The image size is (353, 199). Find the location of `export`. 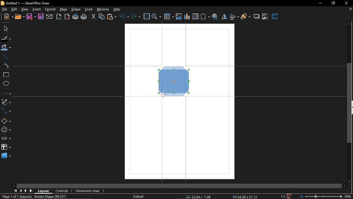

export is located at coordinates (59, 17).